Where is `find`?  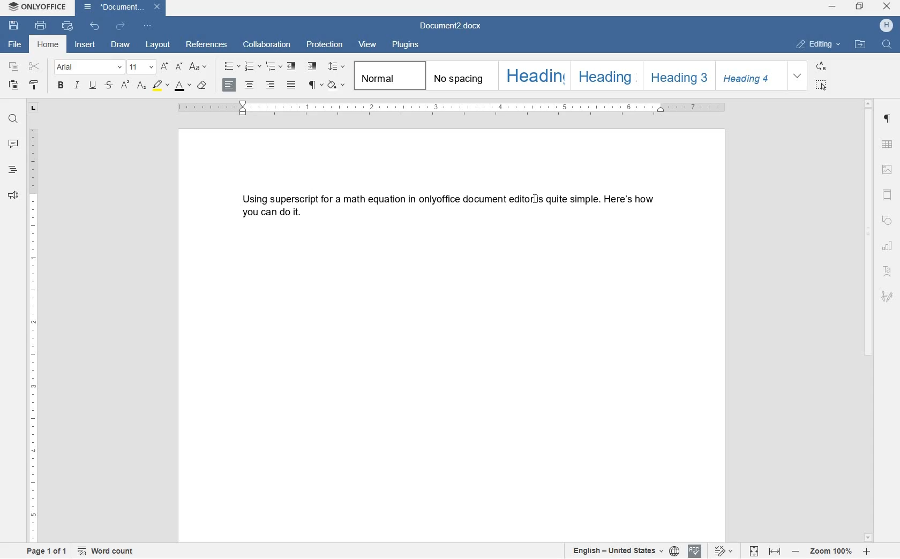 find is located at coordinates (13, 117).